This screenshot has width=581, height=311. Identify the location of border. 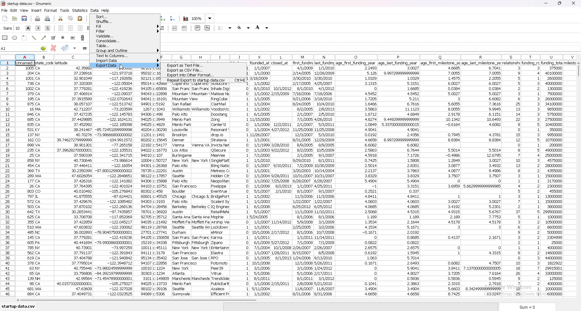
(225, 28).